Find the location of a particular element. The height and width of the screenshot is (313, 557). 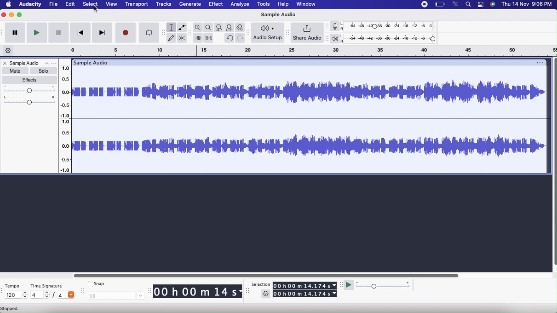

Audacity is located at coordinates (30, 4).